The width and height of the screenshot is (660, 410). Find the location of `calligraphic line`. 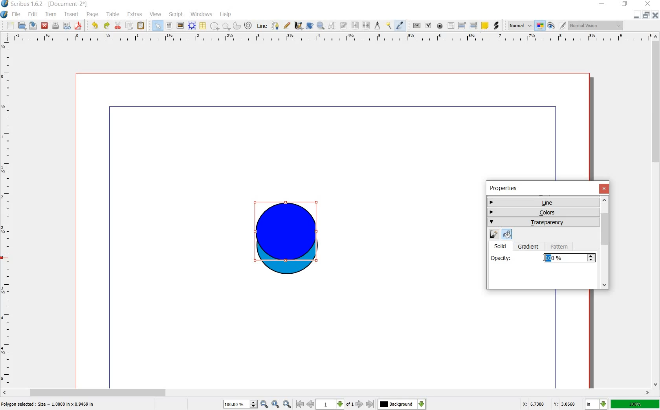

calligraphic line is located at coordinates (298, 27).